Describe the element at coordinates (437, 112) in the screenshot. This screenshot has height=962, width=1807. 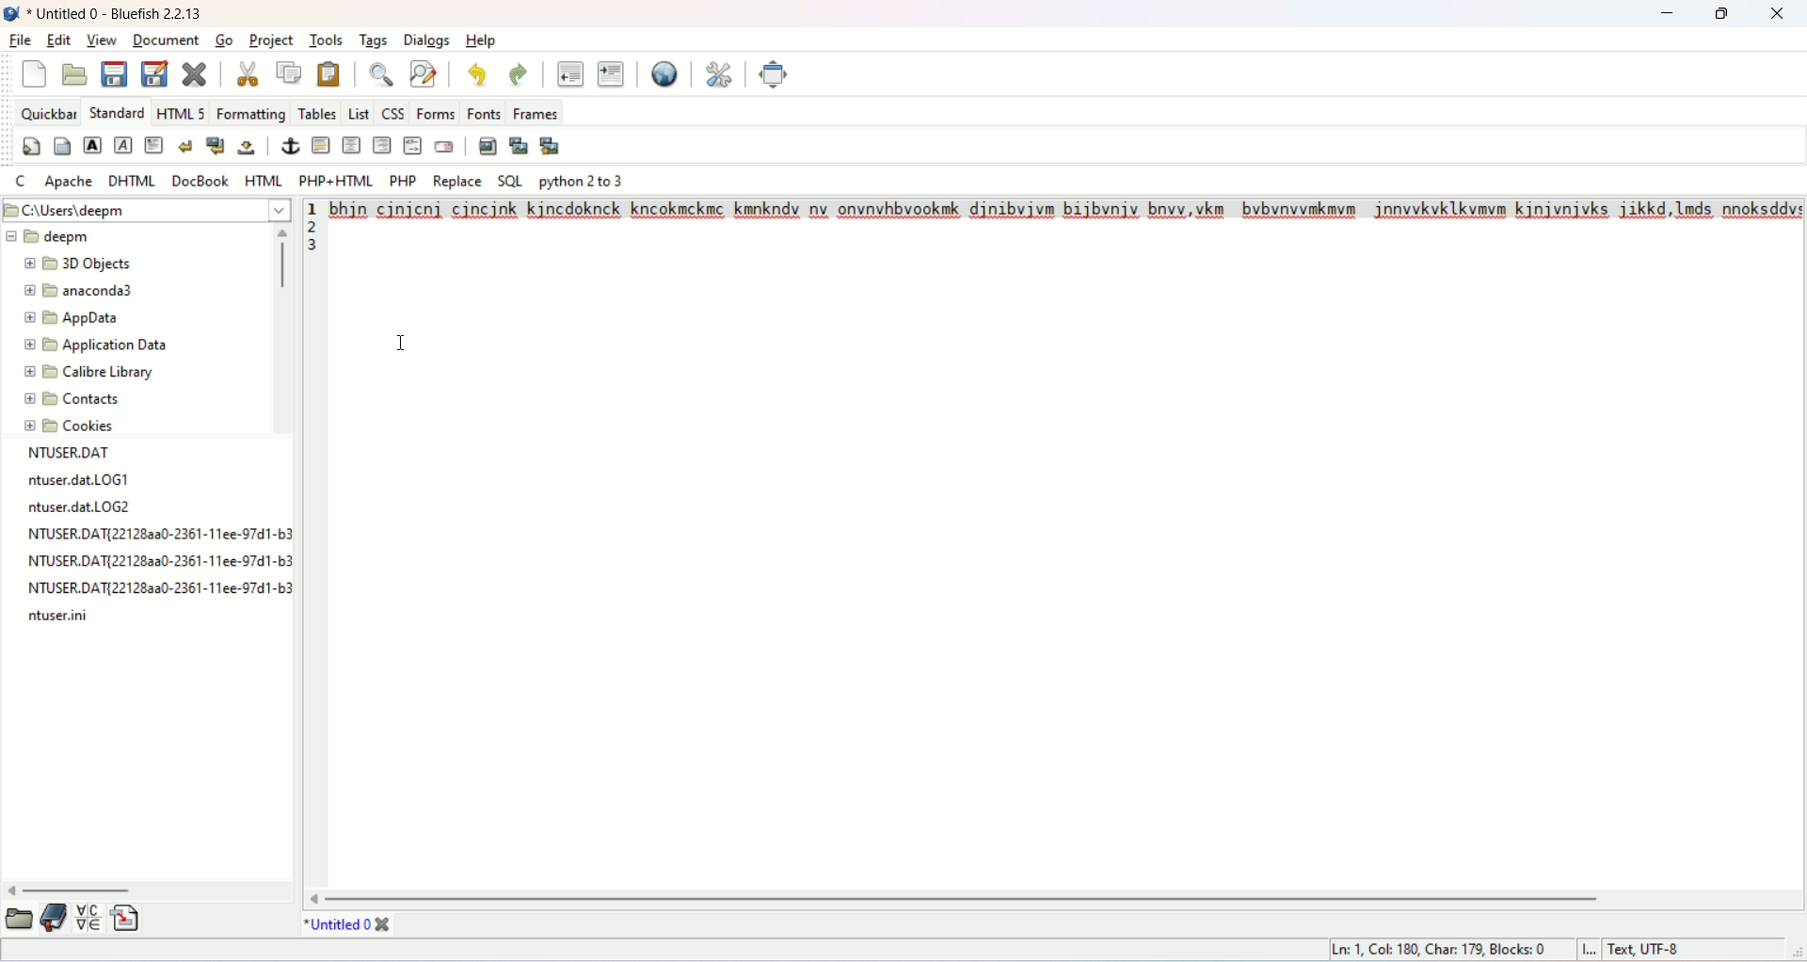
I see `forms` at that location.